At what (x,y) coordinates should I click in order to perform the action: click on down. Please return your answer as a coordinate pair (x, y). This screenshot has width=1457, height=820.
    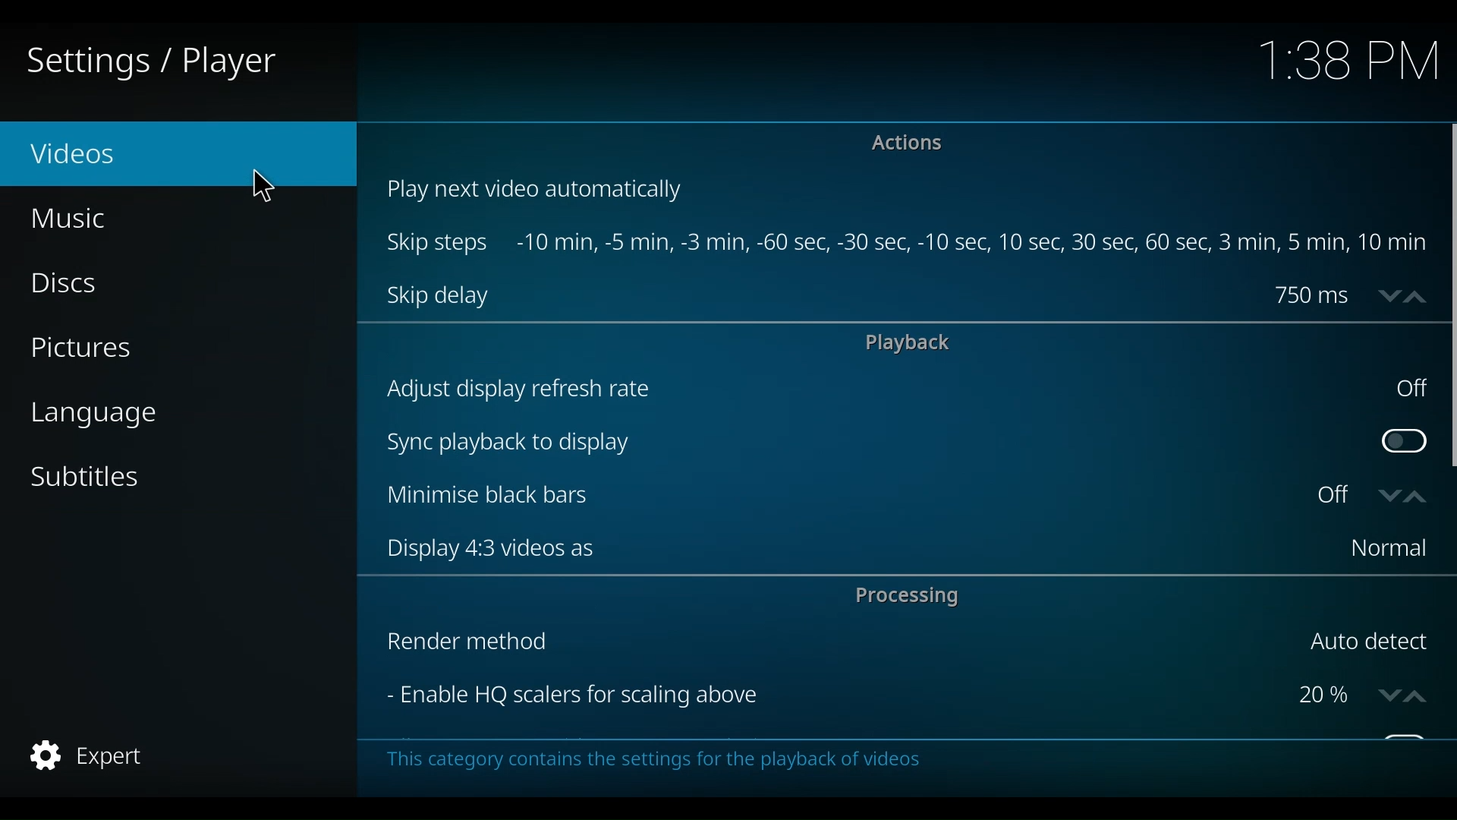
    Looking at the image, I should click on (1385, 696).